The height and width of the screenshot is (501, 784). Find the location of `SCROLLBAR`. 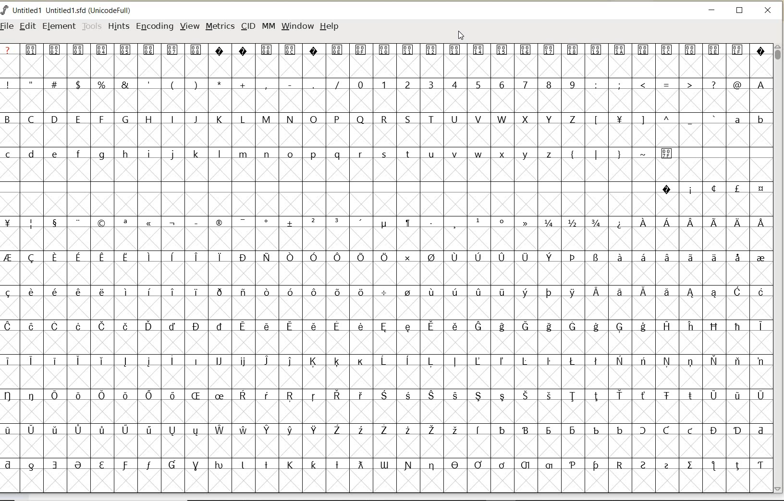

SCROLLBAR is located at coordinates (779, 268).